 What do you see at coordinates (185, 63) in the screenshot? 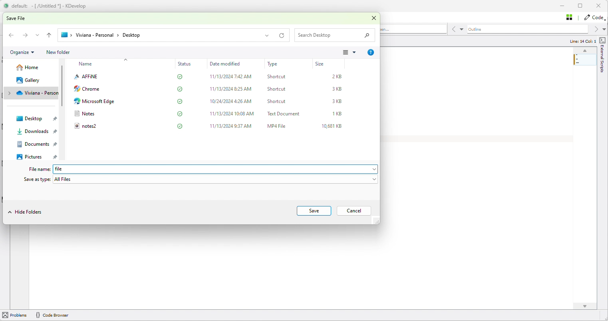
I see `Status` at bounding box center [185, 63].